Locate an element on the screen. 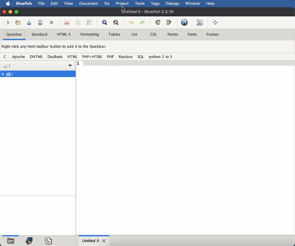 This screenshot has width=295, height=246. css is located at coordinates (153, 34).